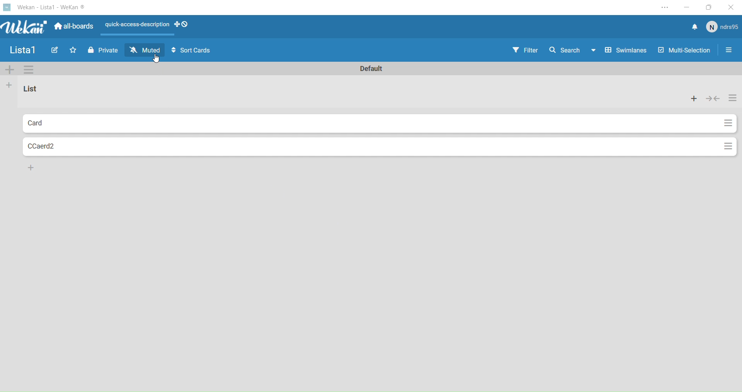 This screenshot has height=392, width=742. What do you see at coordinates (712, 7) in the screenshot?
I see `Box` at bounding box center [712, 7].